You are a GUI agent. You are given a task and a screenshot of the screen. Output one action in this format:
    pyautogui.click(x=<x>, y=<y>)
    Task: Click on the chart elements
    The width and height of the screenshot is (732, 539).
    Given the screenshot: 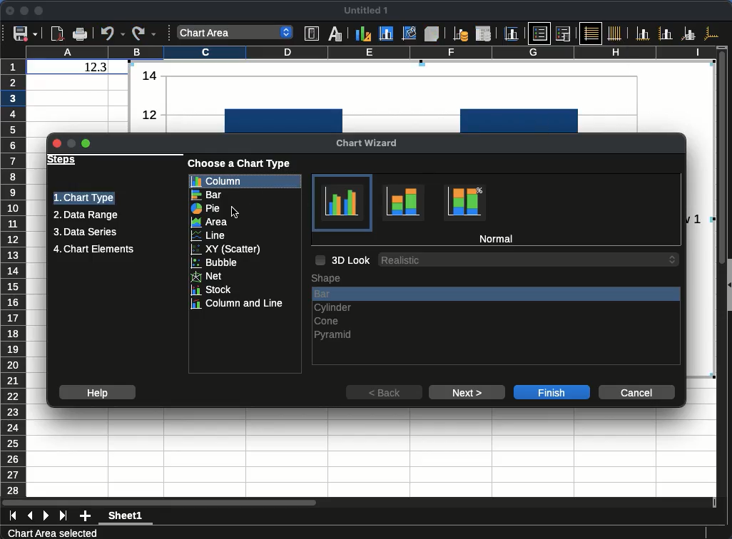 What is the action you would take?
    pyautogui.click(x=93, y=250)
    